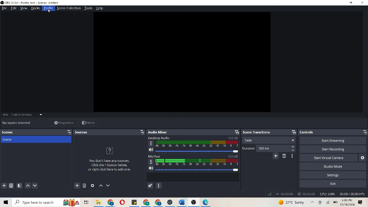  What do you see at coordinates (84, 186) in the screenshot?
I see `remove` at bounding box center [84, 186].